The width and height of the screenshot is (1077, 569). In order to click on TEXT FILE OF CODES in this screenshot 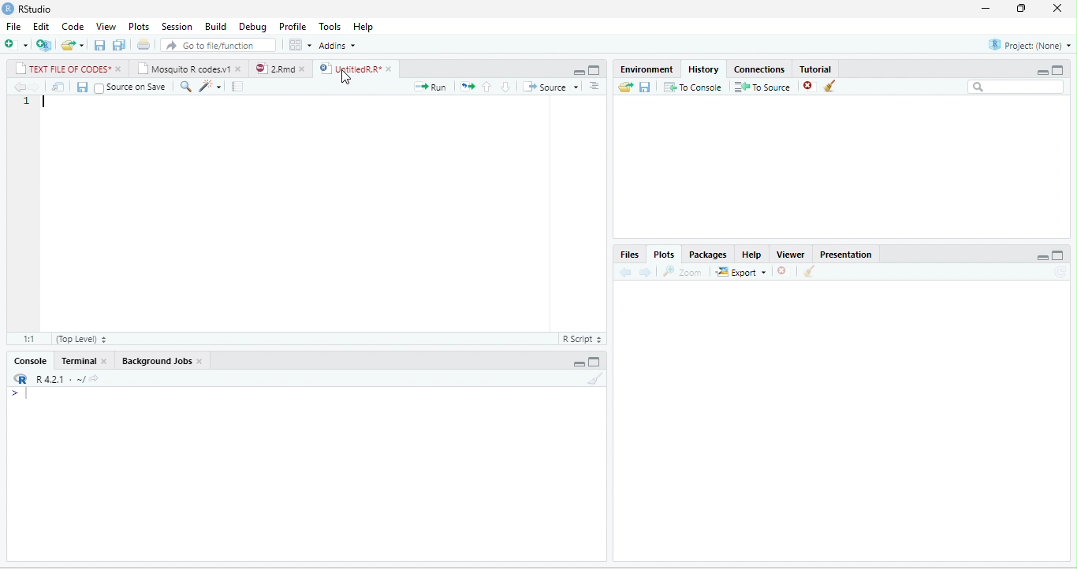, I will do `click(62, 68)`.